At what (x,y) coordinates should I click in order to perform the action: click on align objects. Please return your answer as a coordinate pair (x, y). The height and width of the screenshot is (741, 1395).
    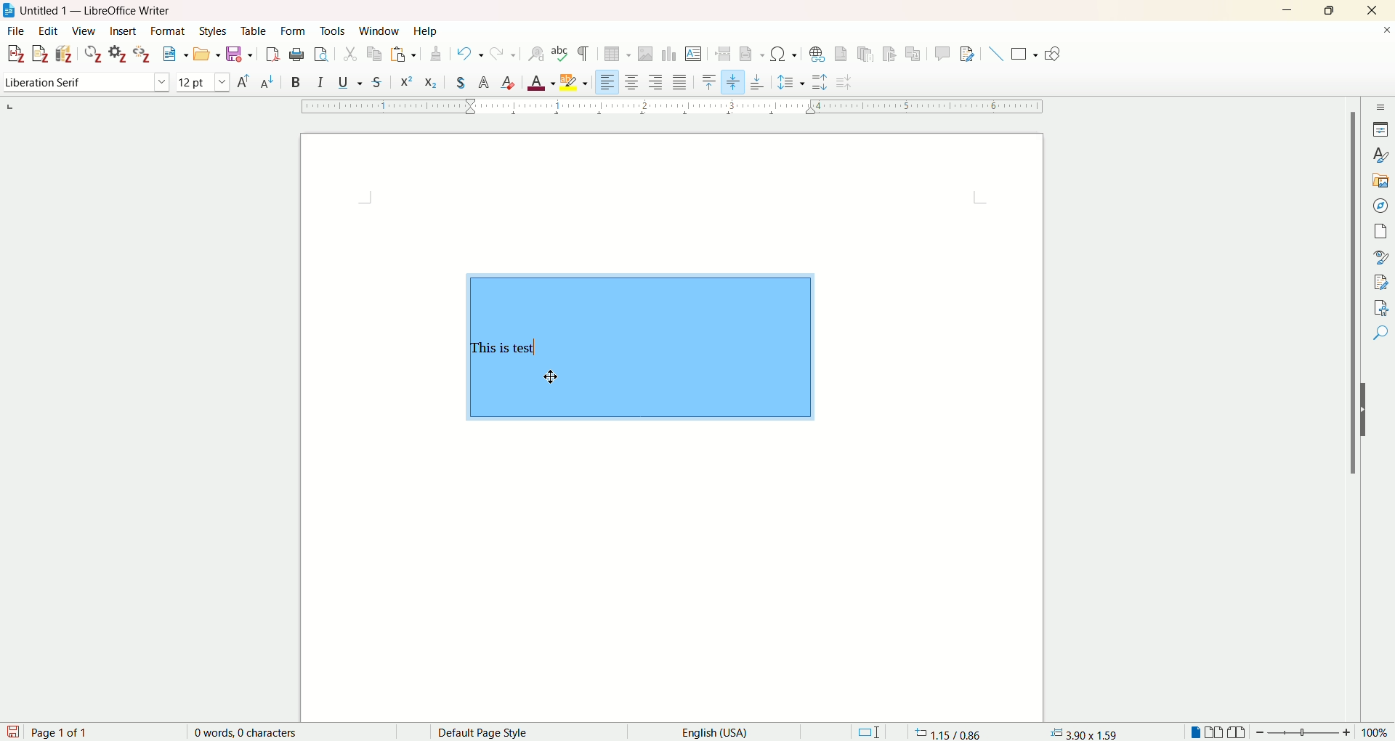
    Looking at the image, I should click on (207, 84).